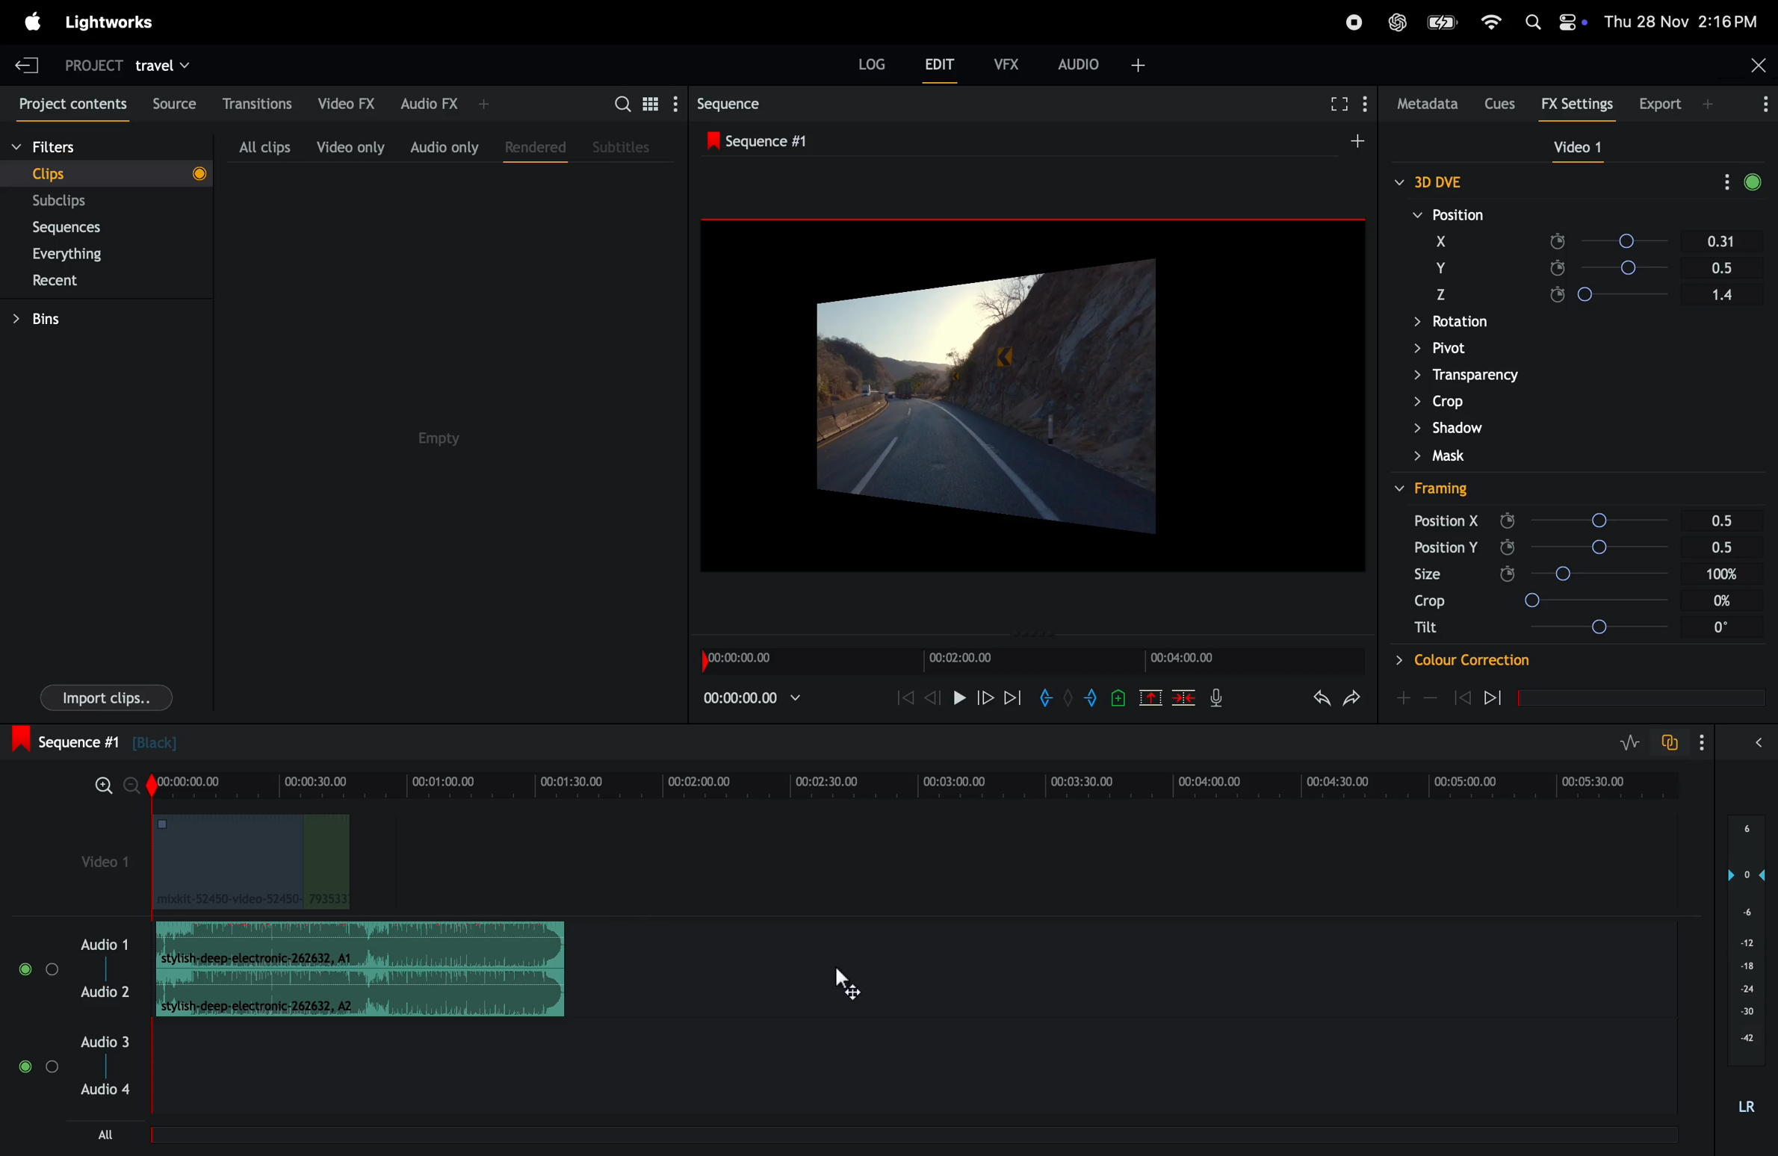 This screenshot has width=1778, height=1156. Describe the element at coordinates (1444, 240) in the screenshot. I see `position y` at that location.